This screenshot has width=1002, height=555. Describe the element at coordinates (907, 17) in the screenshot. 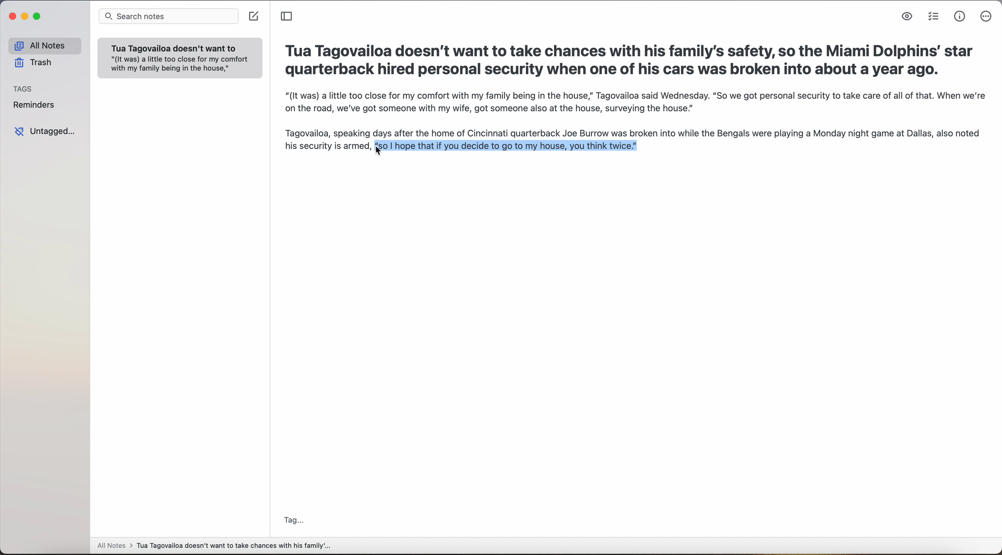

I see `markdown` at that location.